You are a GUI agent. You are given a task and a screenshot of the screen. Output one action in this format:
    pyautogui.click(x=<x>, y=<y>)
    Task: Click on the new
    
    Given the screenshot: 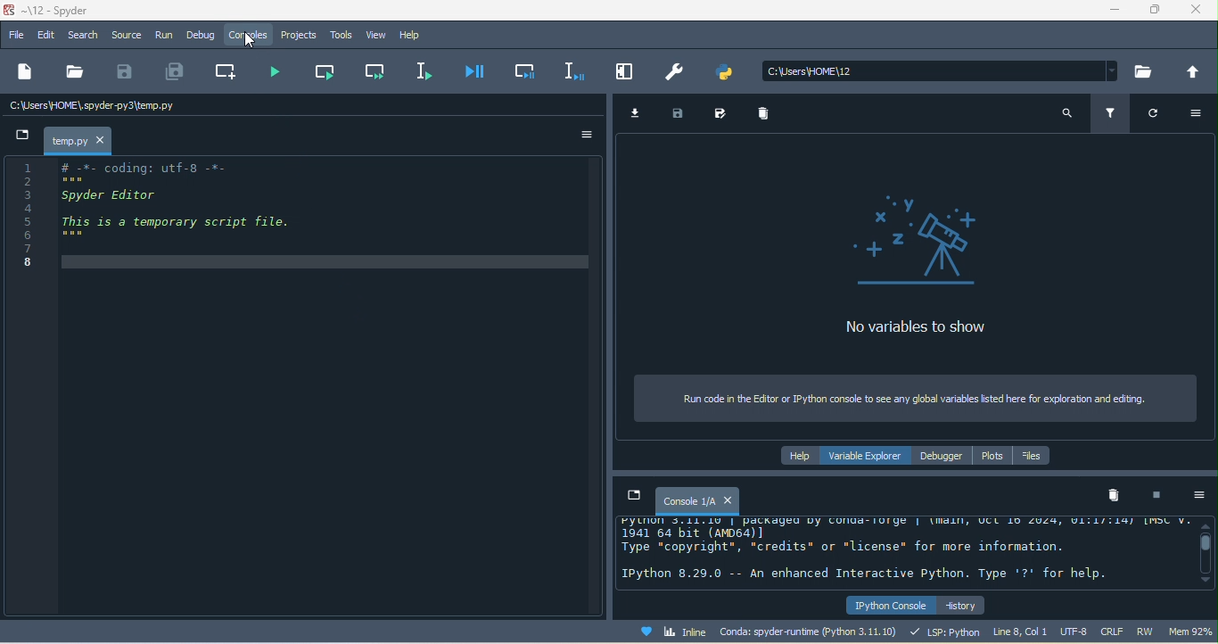 What is the action you would take?
    pyautogui.click(x=26, y=74)
    